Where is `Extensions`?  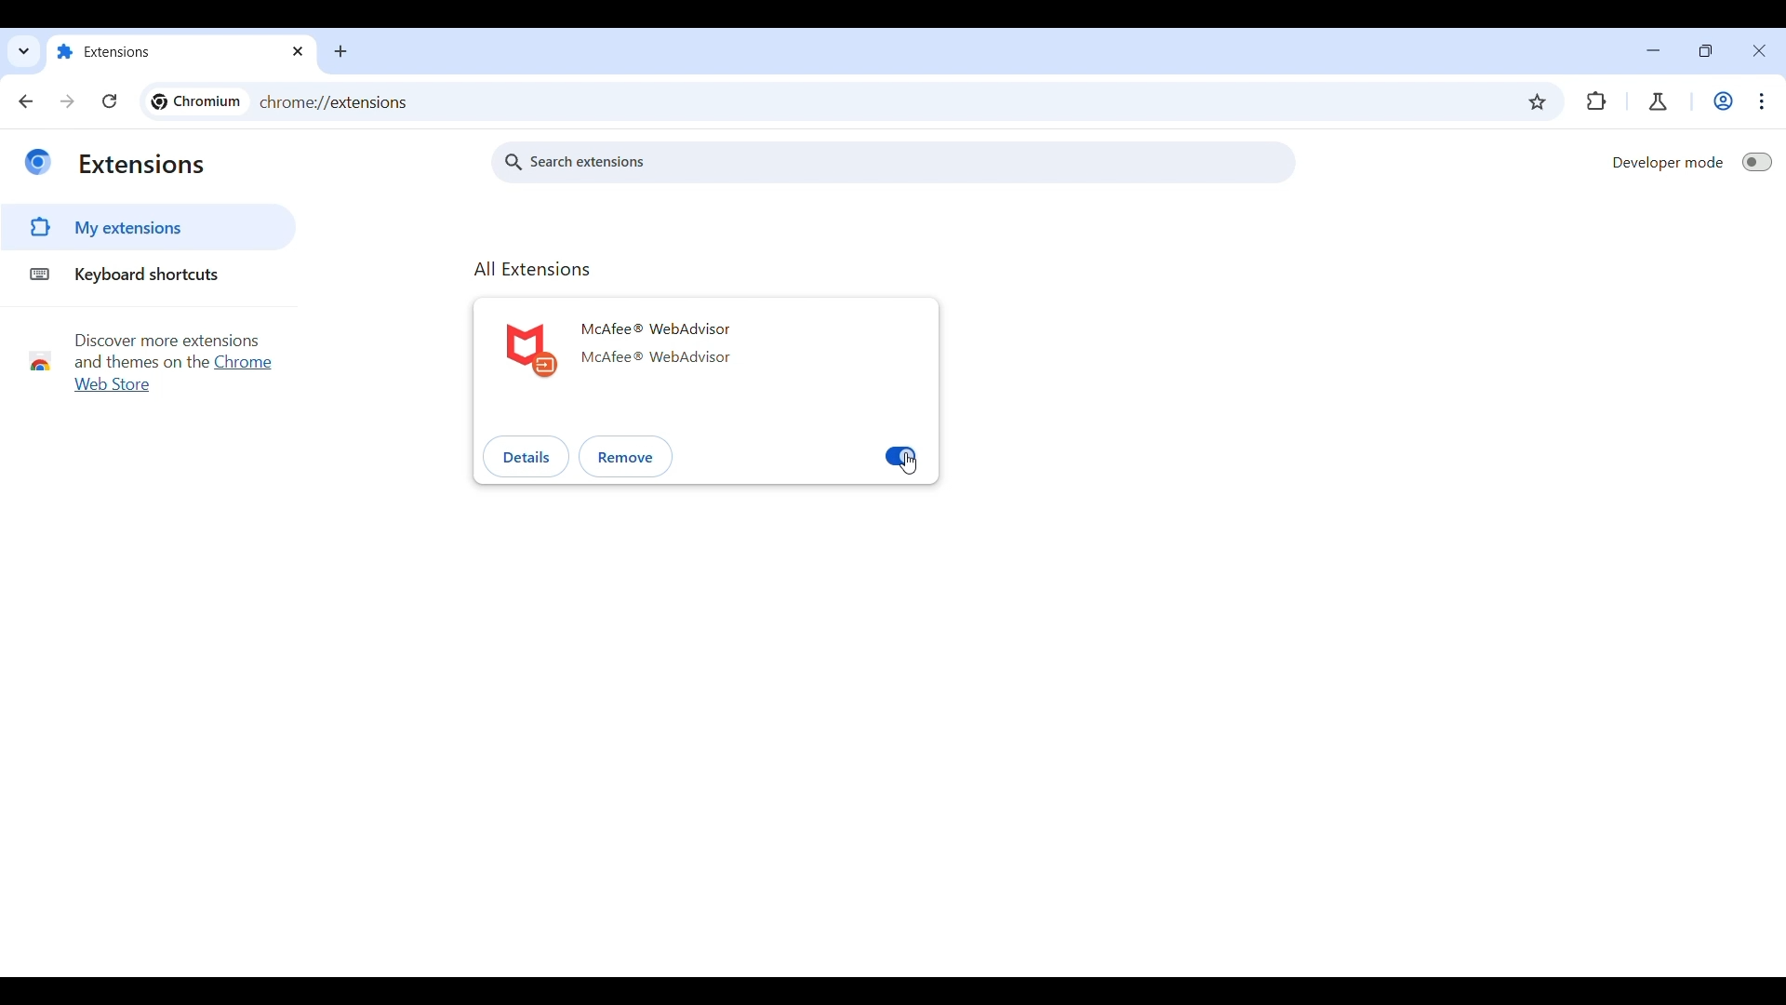
Extensions is located at coordinates (168, 53).